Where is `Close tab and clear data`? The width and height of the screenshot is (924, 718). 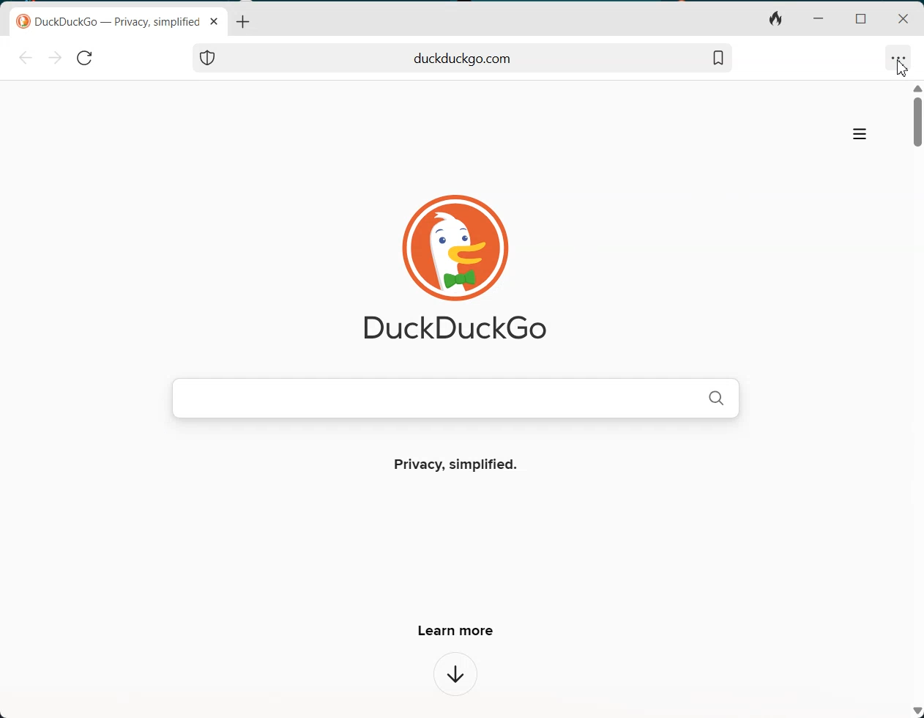
Close tab and clear data is located at coordinates (775, 20).